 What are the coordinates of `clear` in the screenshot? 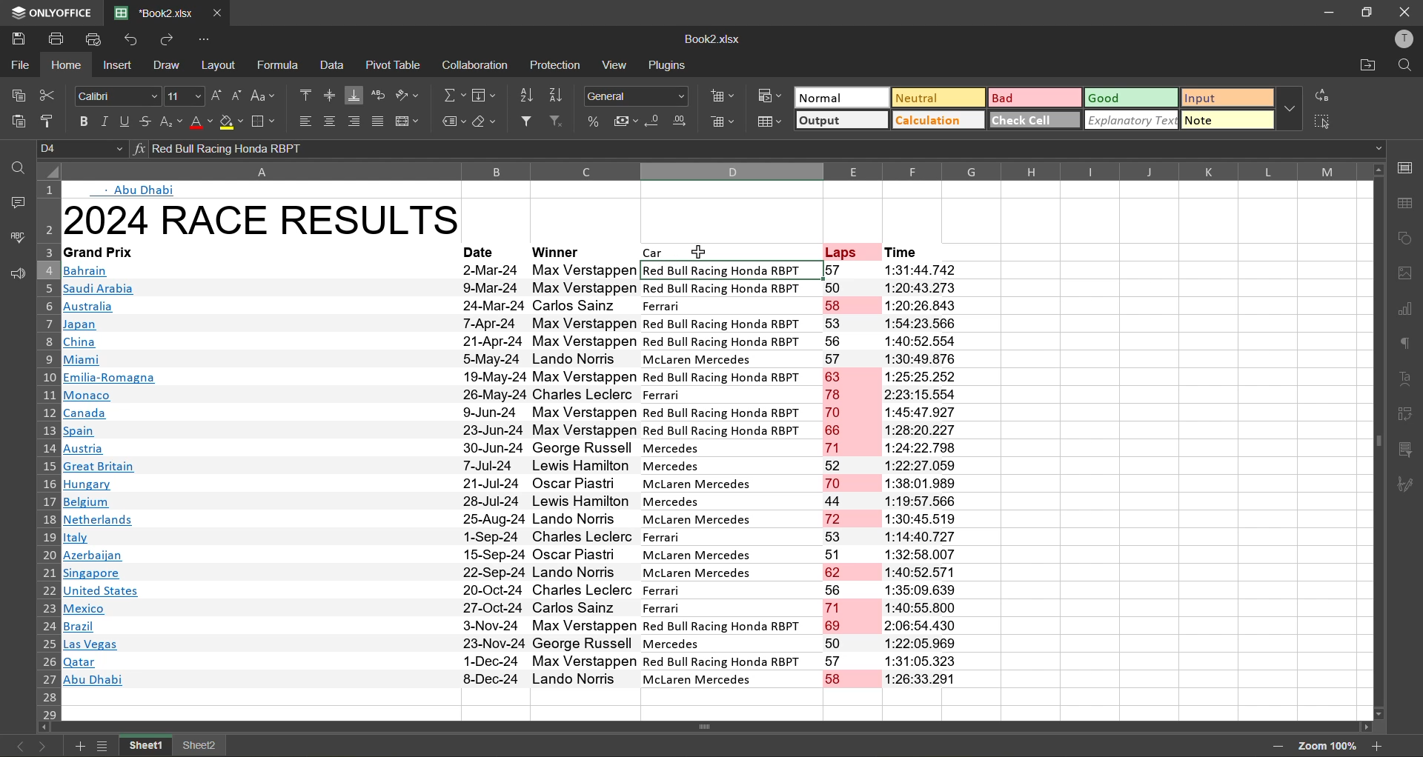 It's located at (489, 124).